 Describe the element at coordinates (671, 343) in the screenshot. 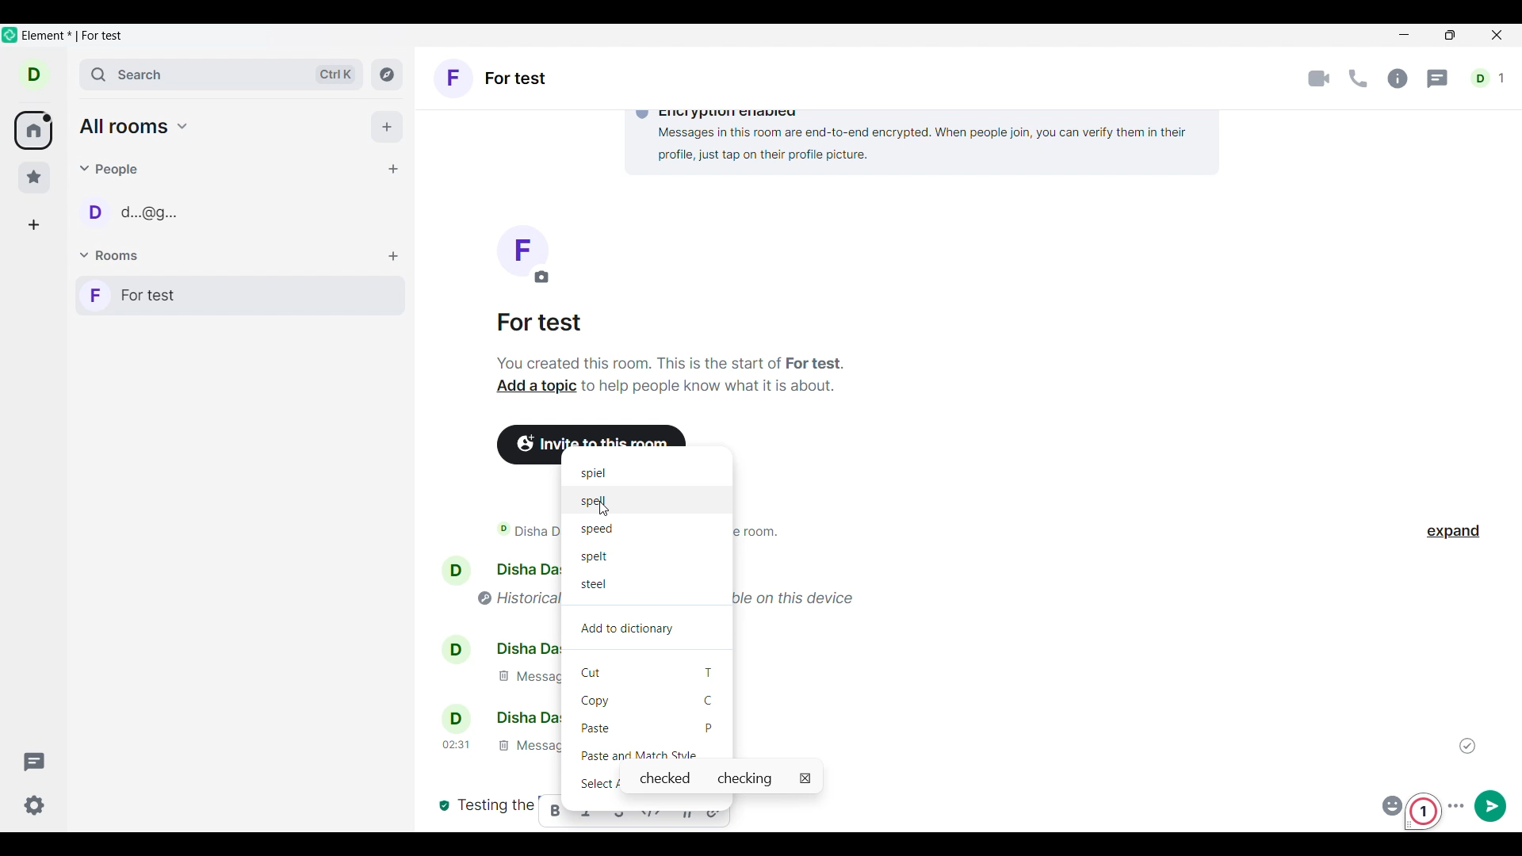

I see `For test   You created this room. This is the start of a room of for test` at that location.